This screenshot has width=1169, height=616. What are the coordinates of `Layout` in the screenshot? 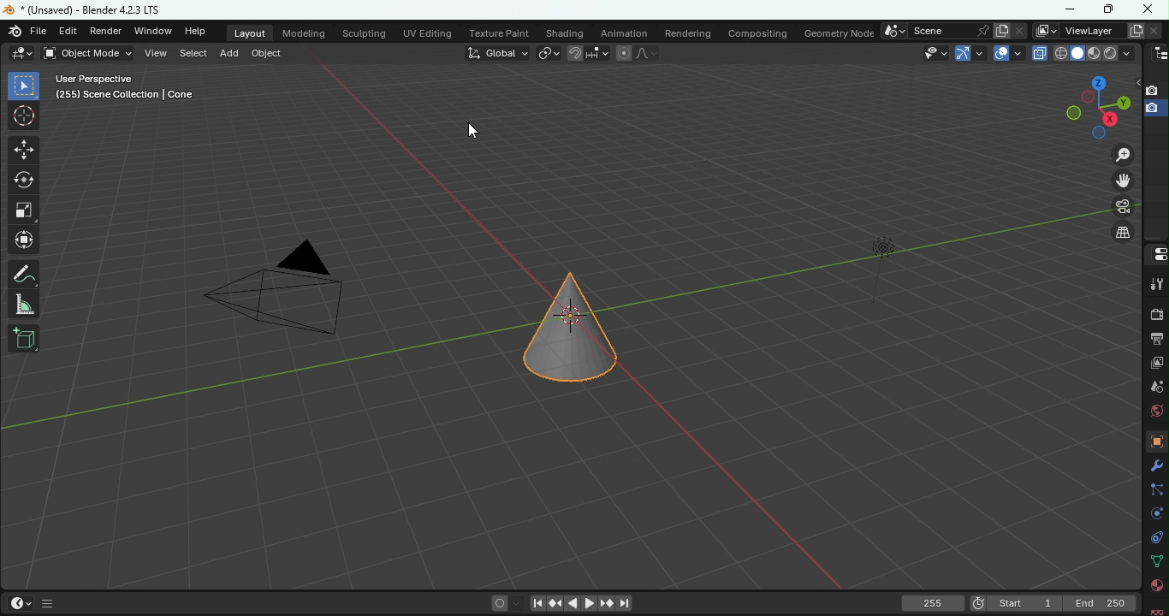 It's located at (250, 33).